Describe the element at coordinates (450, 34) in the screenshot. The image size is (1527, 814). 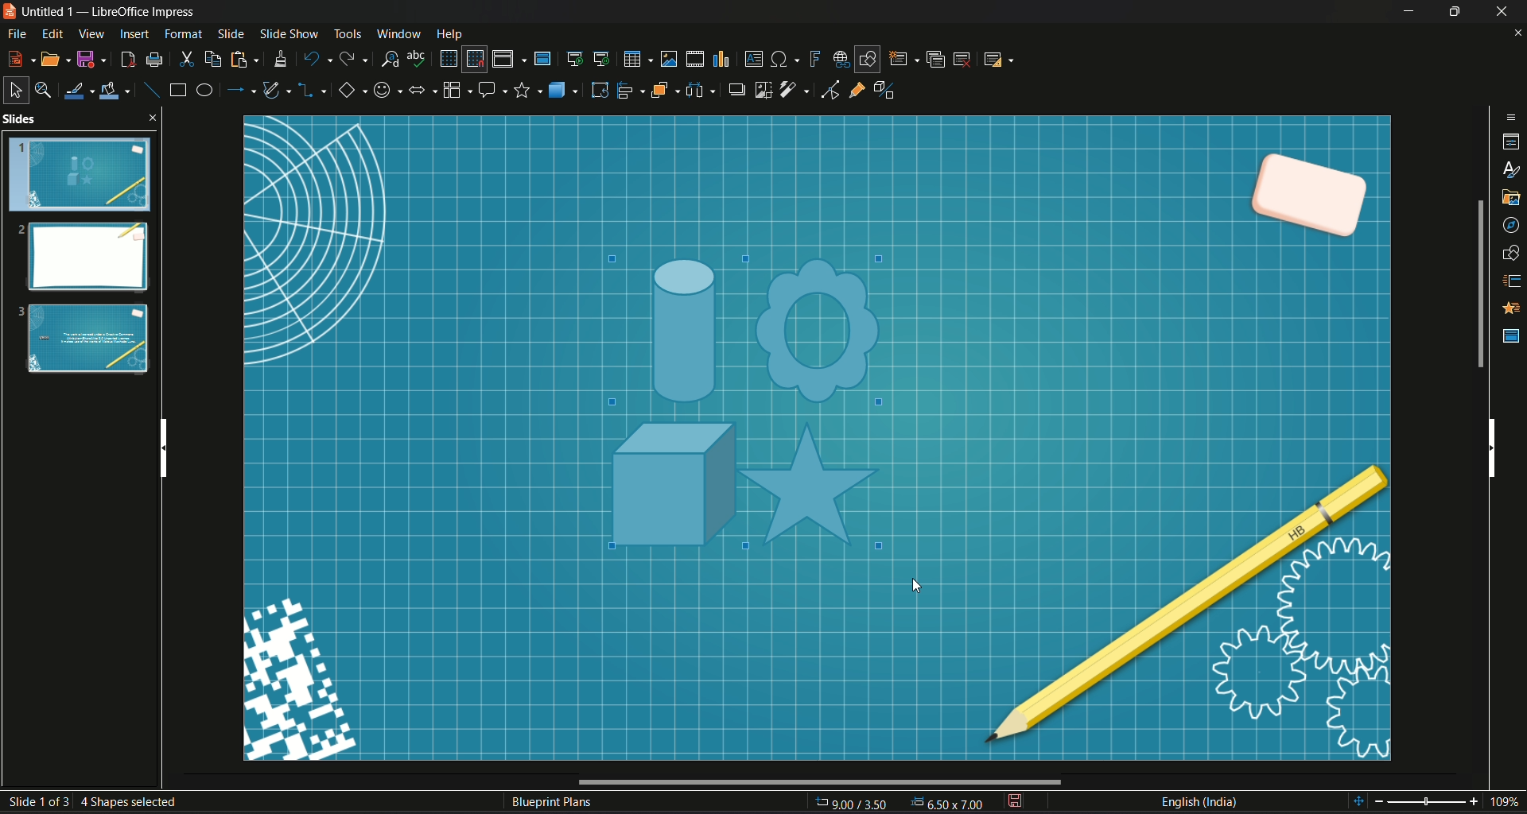
I see `Help` at that location.